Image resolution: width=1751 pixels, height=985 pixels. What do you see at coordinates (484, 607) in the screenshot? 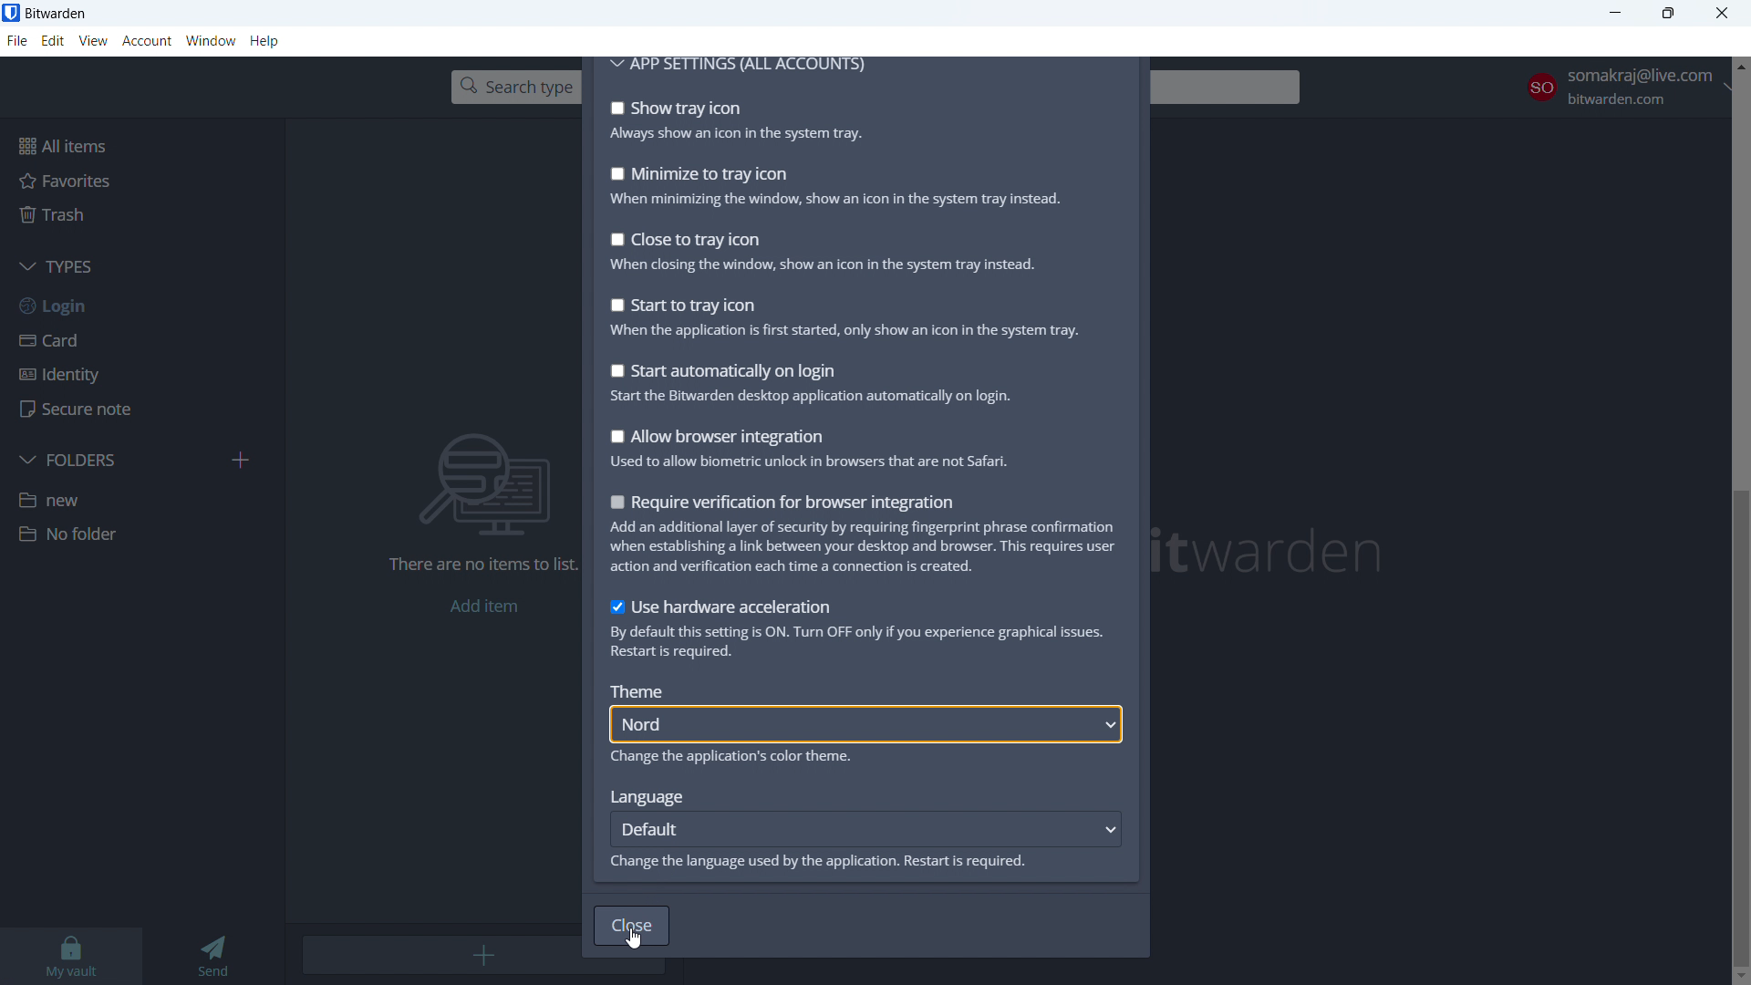
I see `add item` at bounding box center [484, 607].